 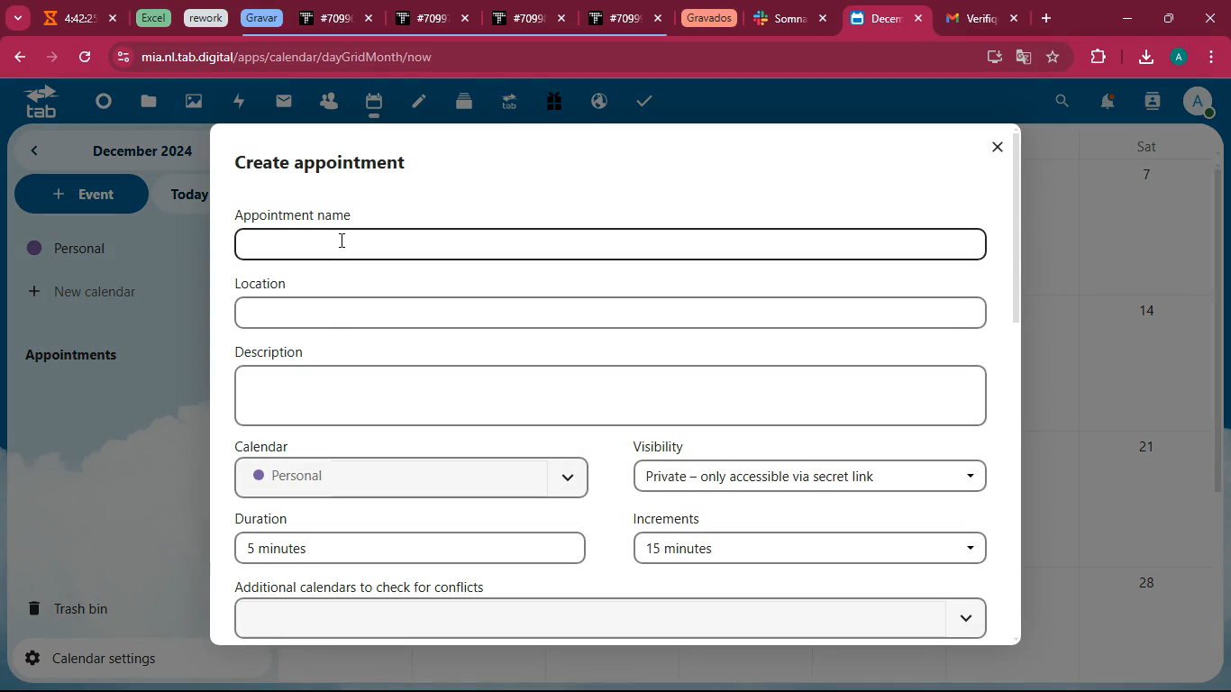 I want to click on scroll bar, so click(x=1020, y=228).